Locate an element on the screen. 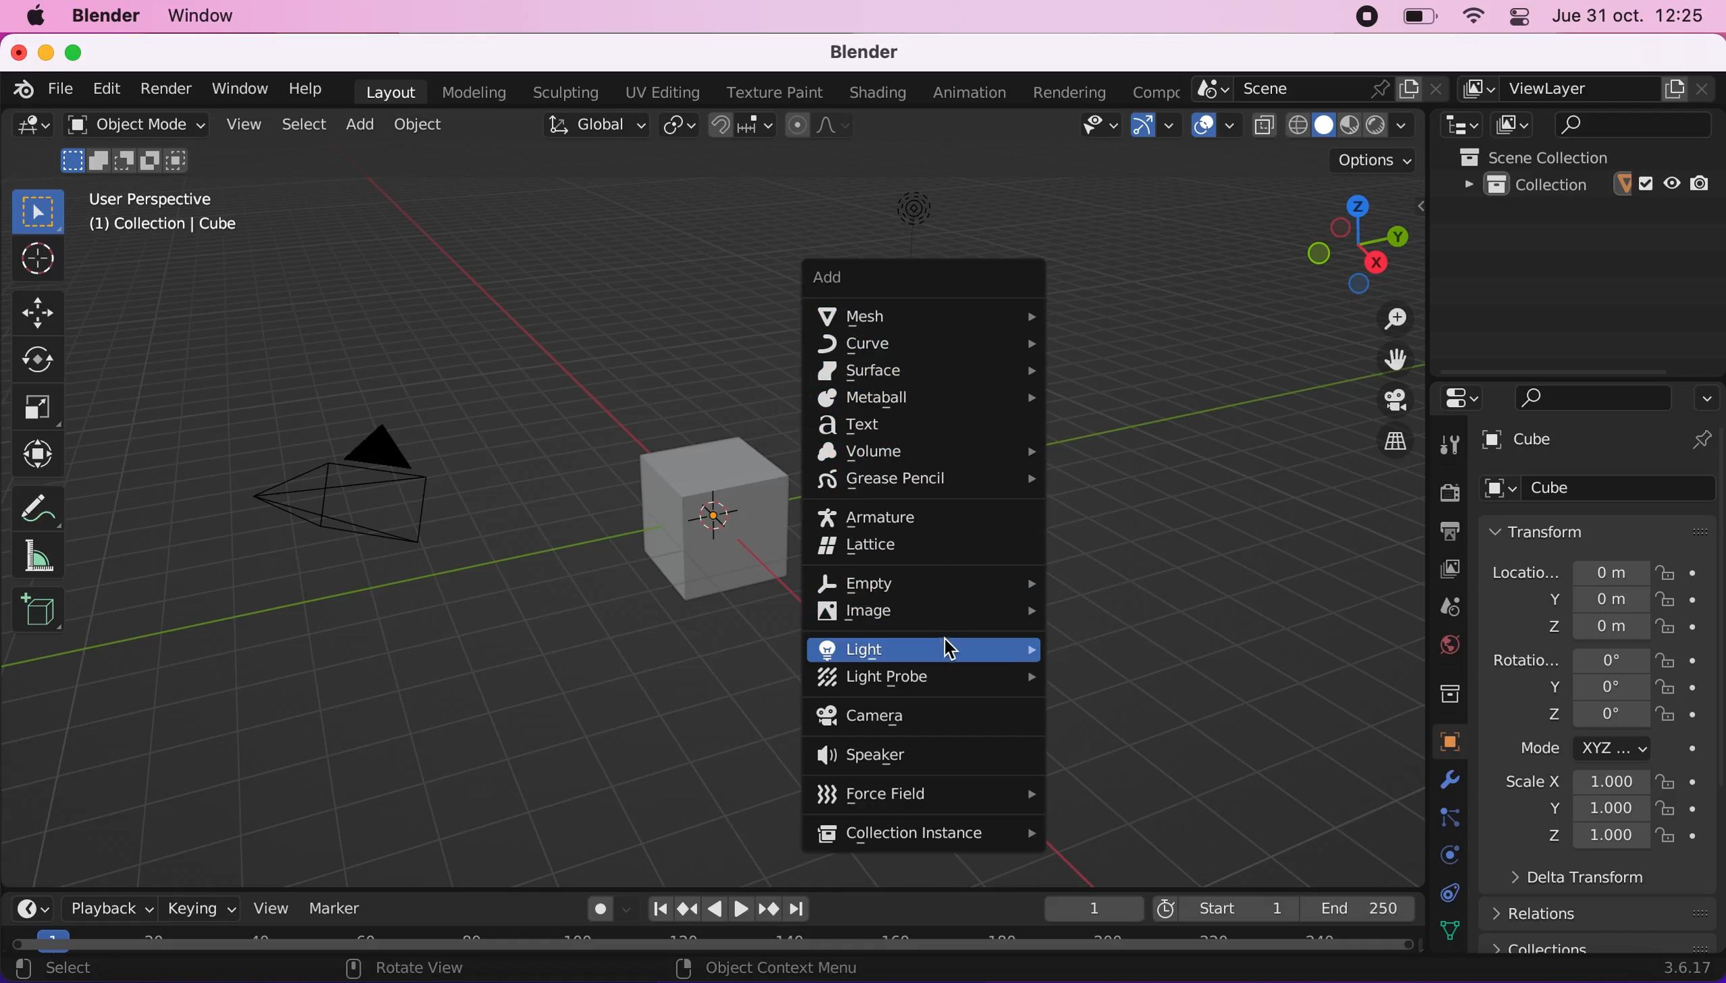 The width and height of the screenshot is (1726, 983). collections is located at coordinates (1442, 690).